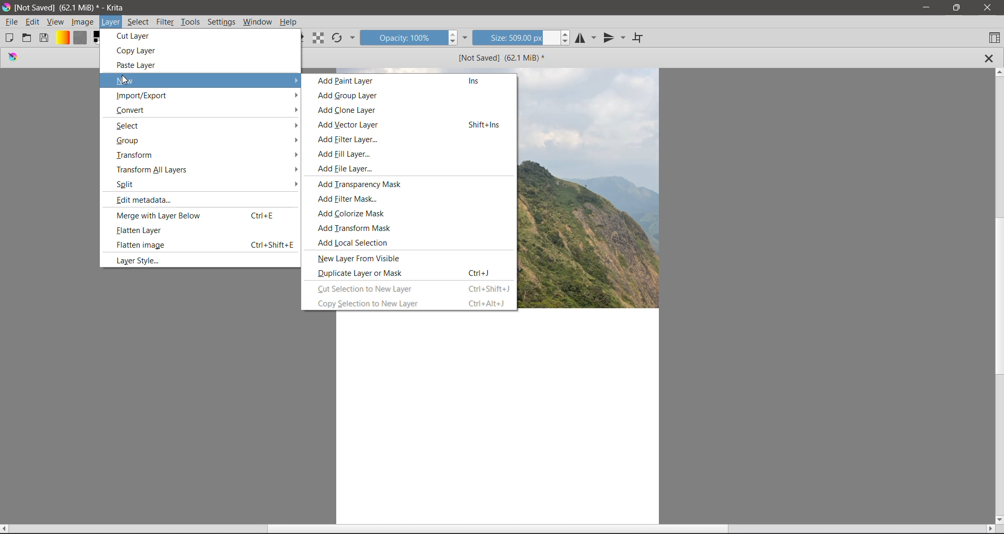  Describe the element at coordinates (149, 199) in the screenshot. I see `Edit Metadata` at that location.